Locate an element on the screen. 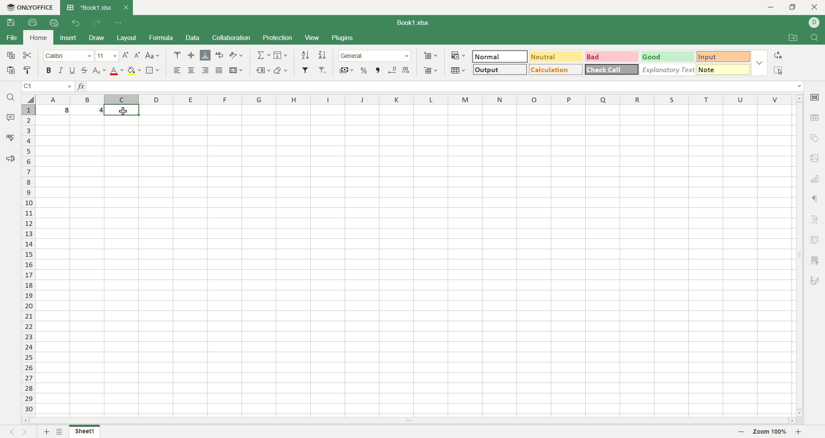 The image size is (825, 438). comma format is located at coordinates (378, 70).